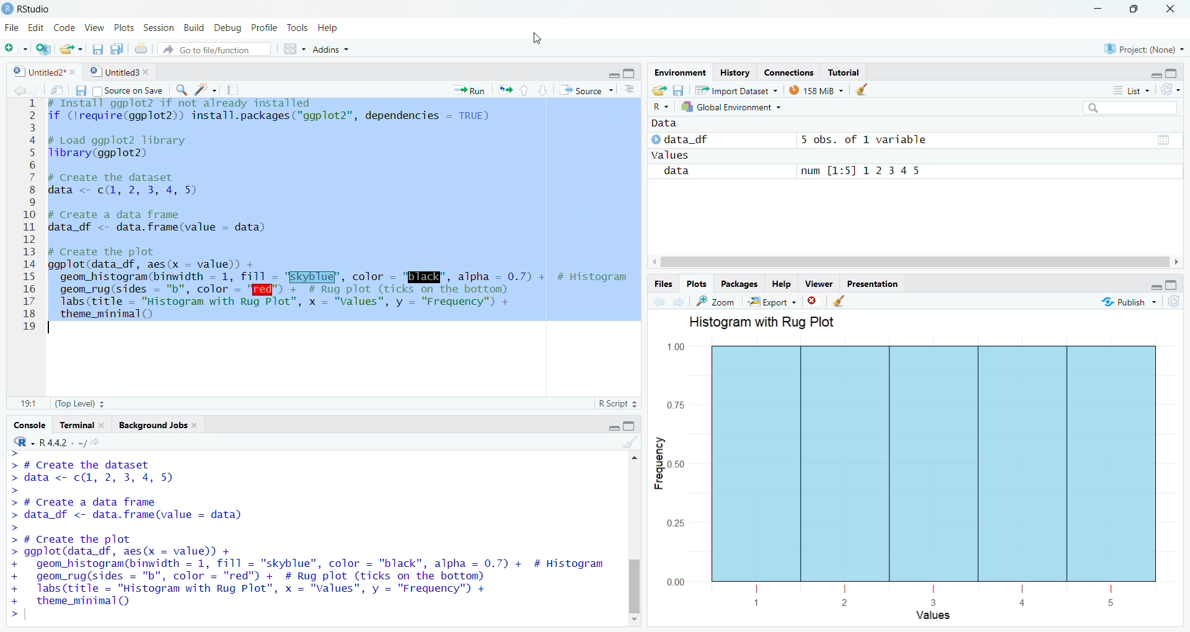  Describe the element at coordinates (25, 426) in the screenshot. I see `‘Console` at that location.